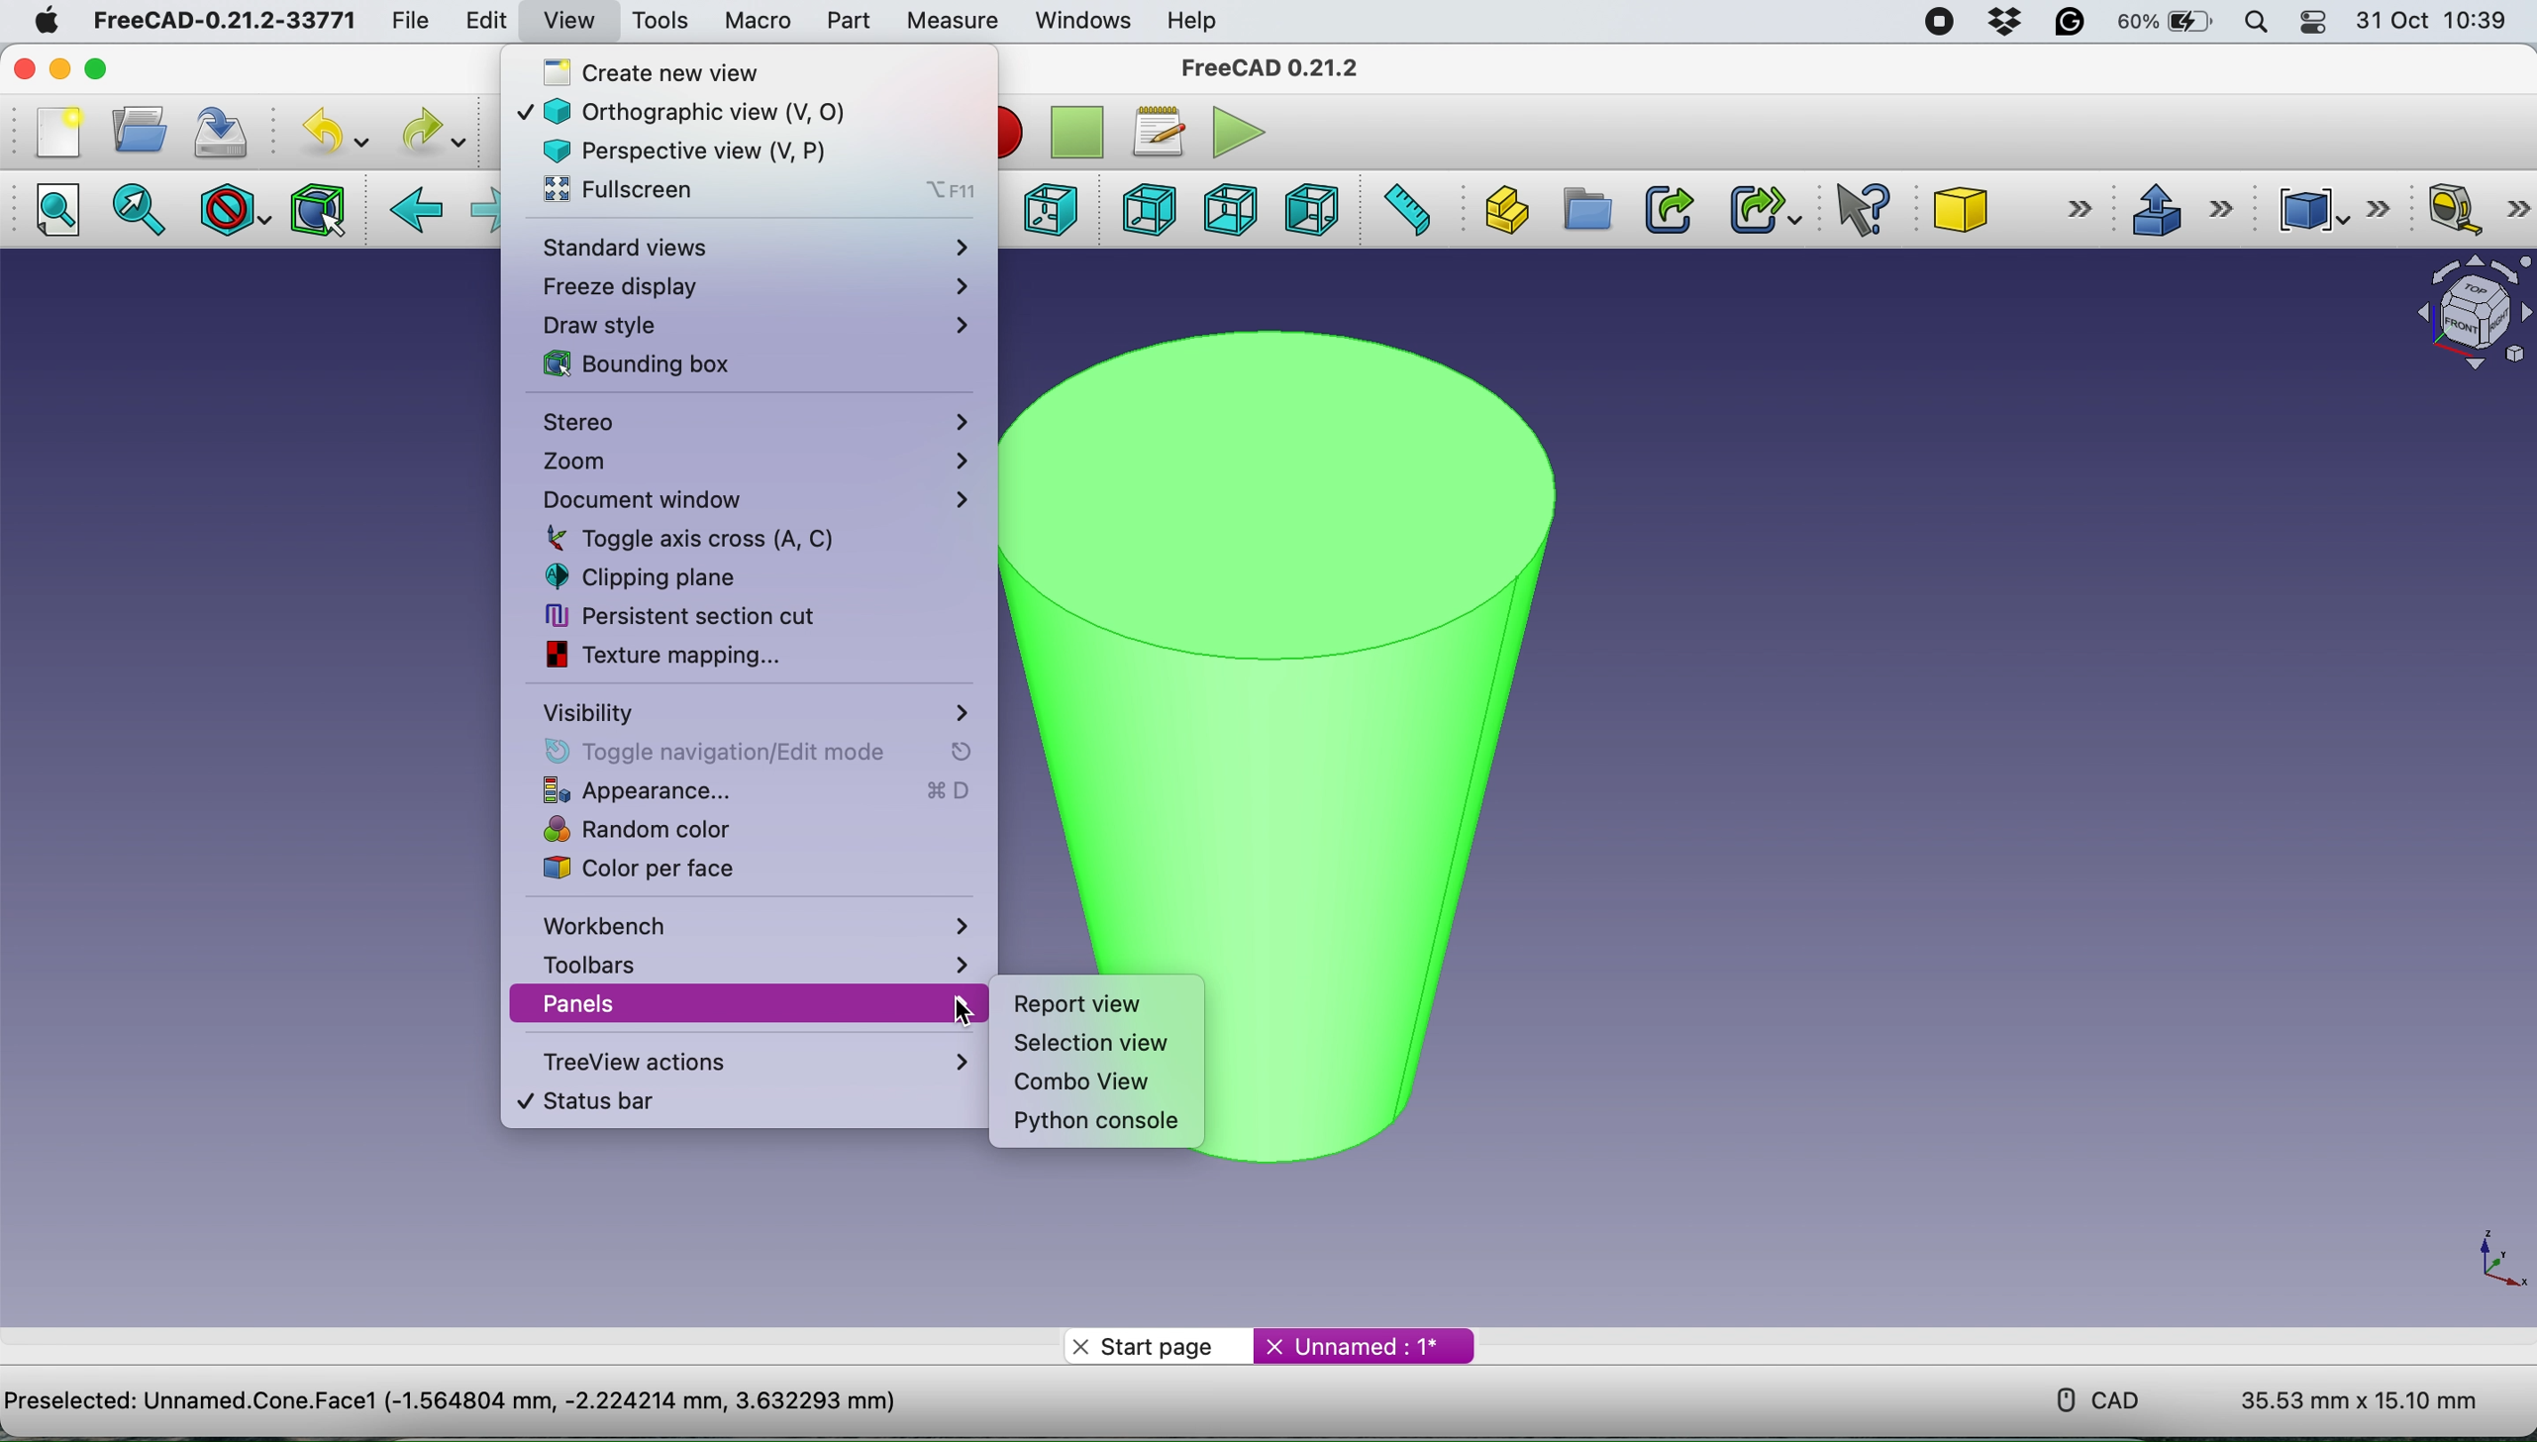 The height and width of the screenshot is (1442, 2537). I want to click on panels , so click(739, 1004).